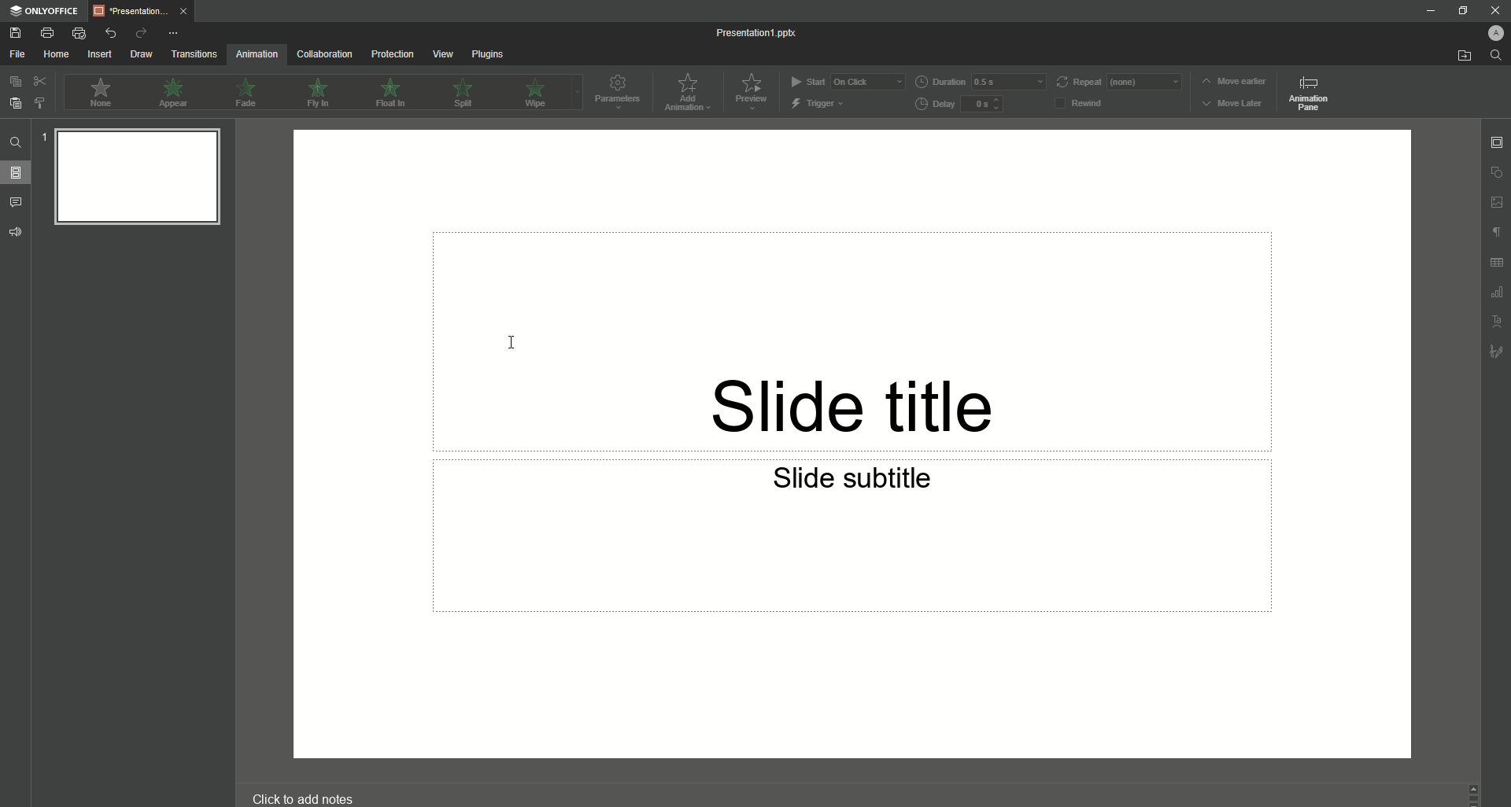 The width and height of the screenshot is (1511, 807). Describe the element at coordinates (981, 82) in the screenshot. I see `Duration` at that location.